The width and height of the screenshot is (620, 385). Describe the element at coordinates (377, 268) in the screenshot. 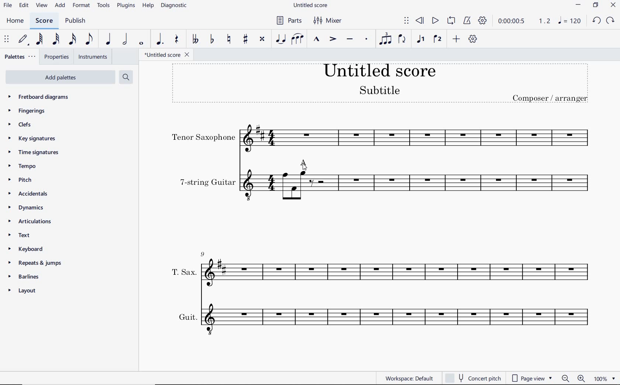

I see `INSTRUMENT: T.SAX` at that location.